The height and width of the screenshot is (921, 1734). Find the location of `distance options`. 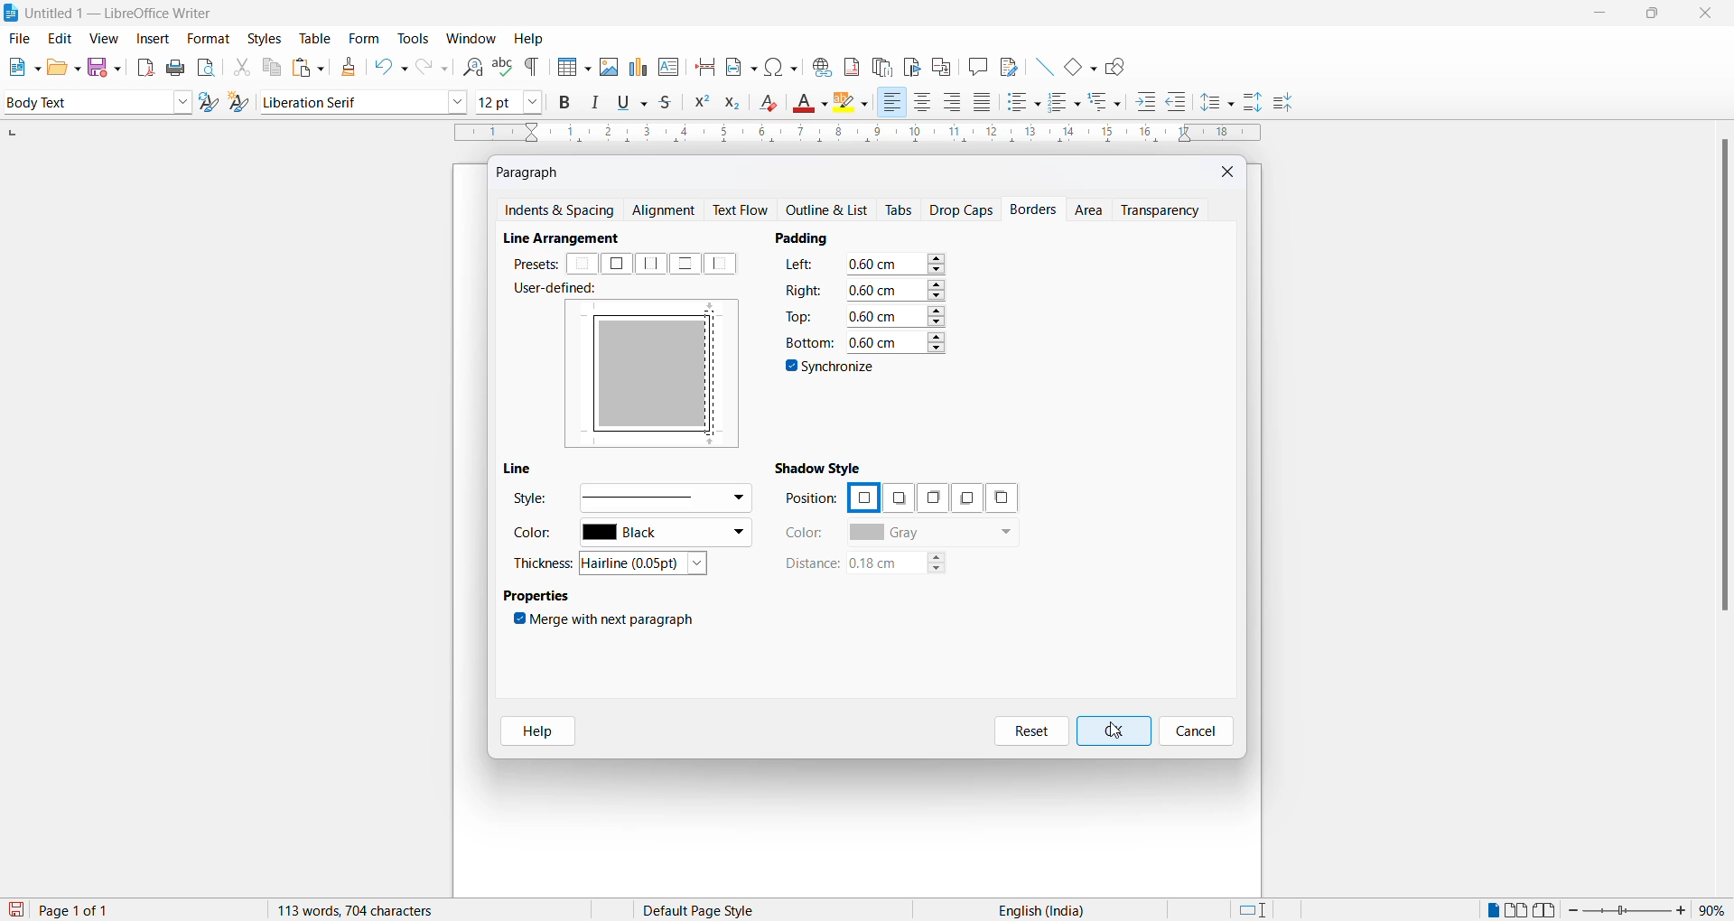

distance options is located at coordinates (906, 566).